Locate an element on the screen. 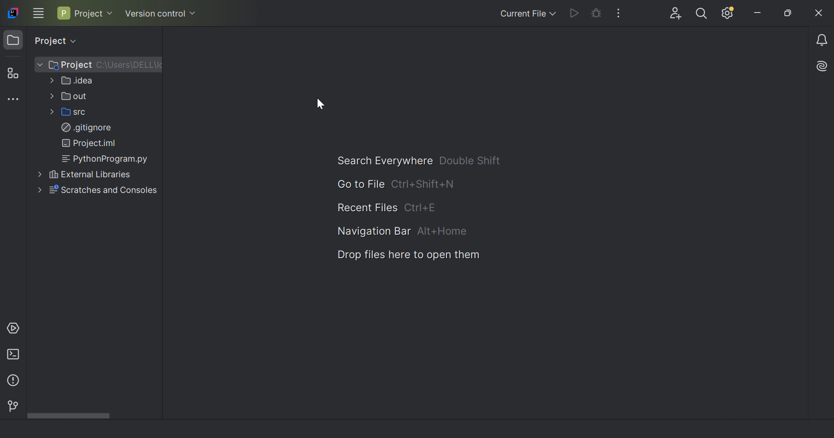 This screenshot has height=438, width=834. Debug is located at coordinates (597, 13).